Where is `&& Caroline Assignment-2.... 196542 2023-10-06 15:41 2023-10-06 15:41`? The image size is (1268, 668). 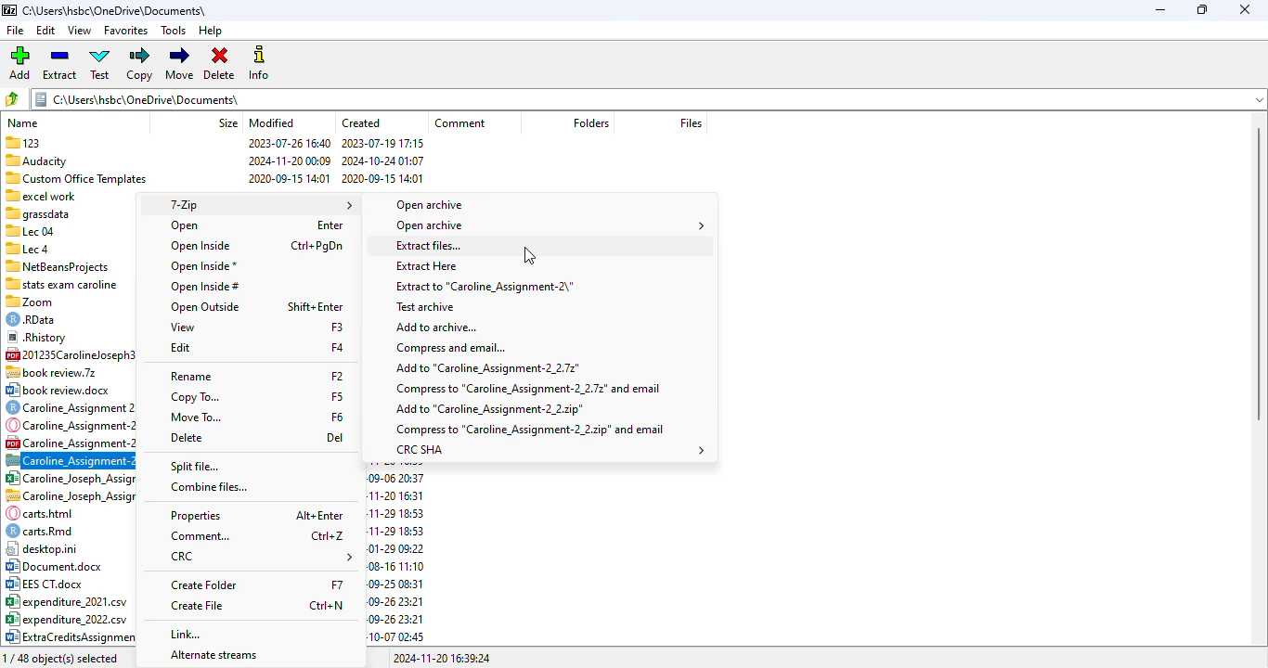
&& Caroline Assignment-2.... 196542 2023-10-06 15:41 2023-10-06 15:41 is located at coordinates (71, 443).